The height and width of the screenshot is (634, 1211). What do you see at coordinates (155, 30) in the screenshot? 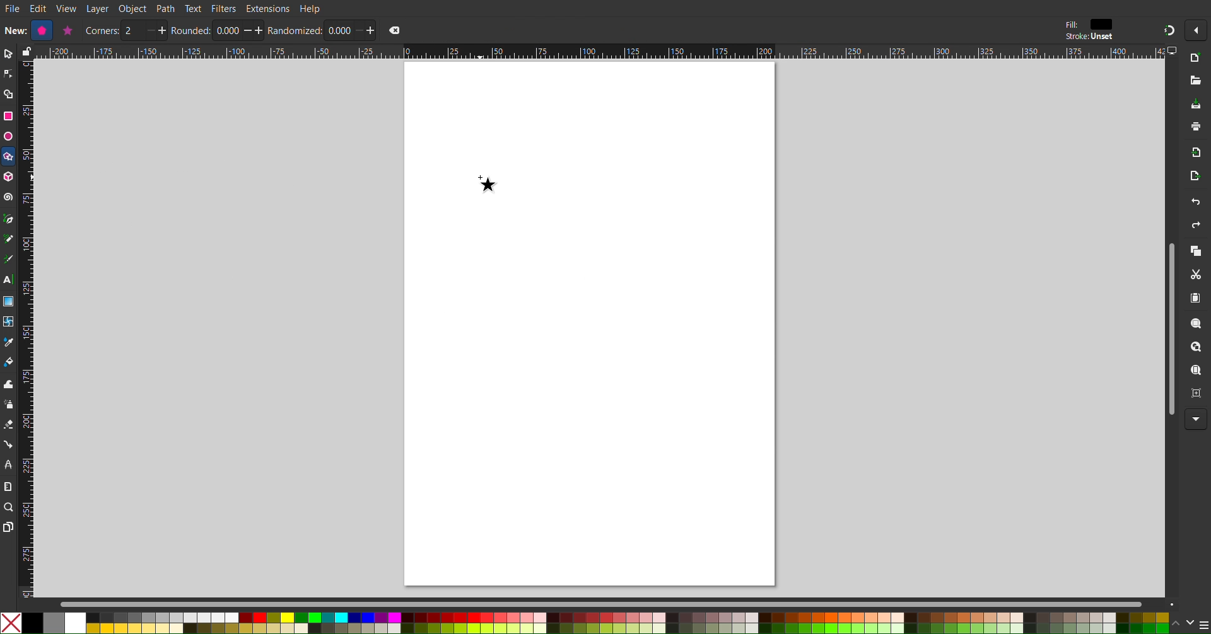
I see `increase/decrease` at bounding box center [155, 30].